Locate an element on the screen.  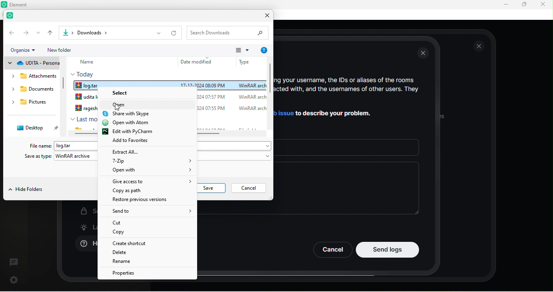
open with is located at coordinates (155, 171).